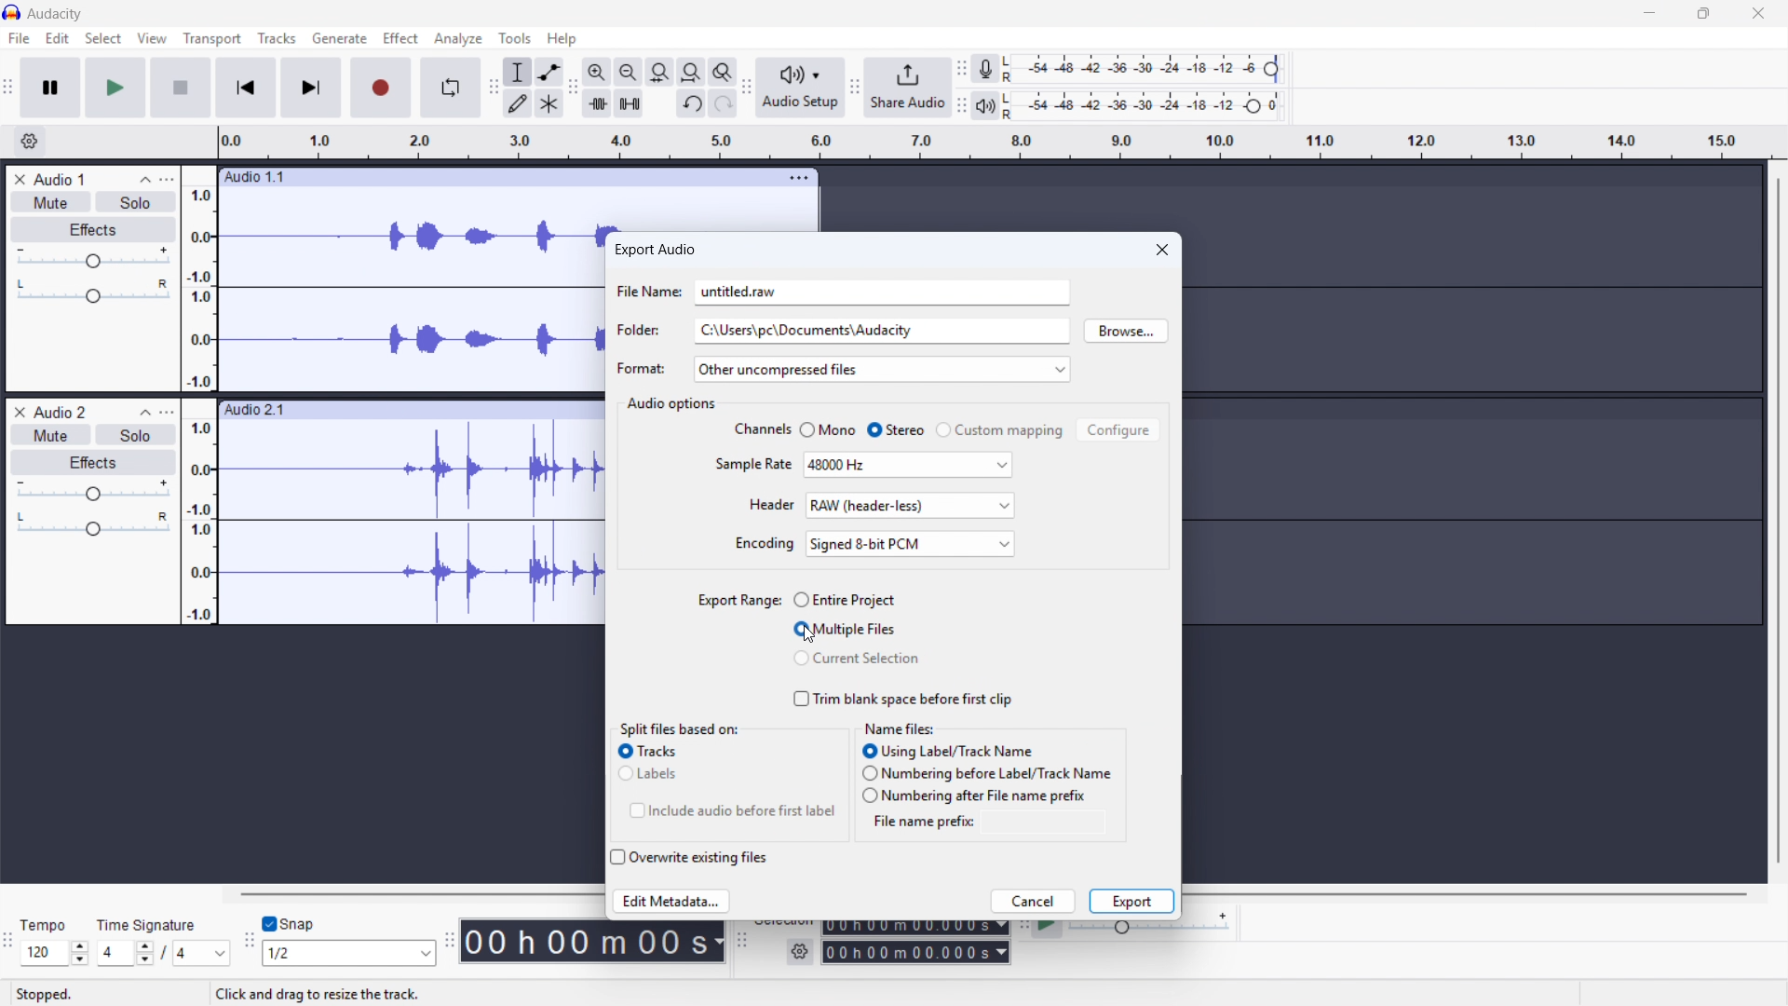 This screenshot has width=1788, height=1006. I want to click on Current selection, so click(857, 658).